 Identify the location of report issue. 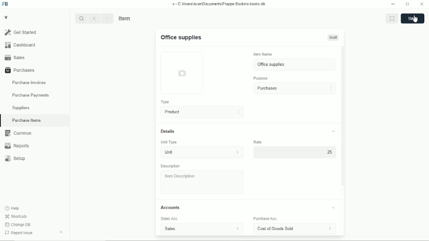
(19, 233).